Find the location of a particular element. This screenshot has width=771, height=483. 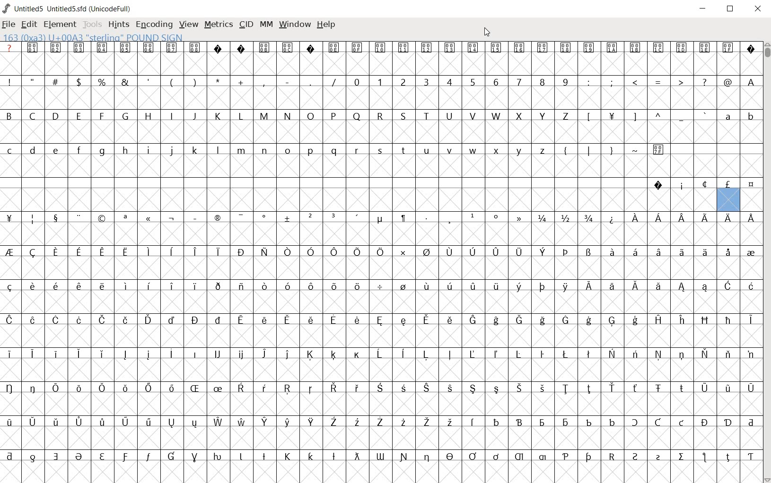

Symbol is located at coordinates (682, 423).